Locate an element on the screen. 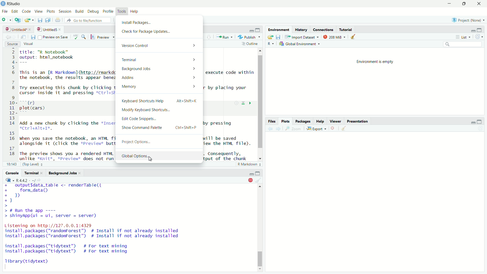 This screenshot has height=274, width=487. Terminal is located at coordinates (33, 173).